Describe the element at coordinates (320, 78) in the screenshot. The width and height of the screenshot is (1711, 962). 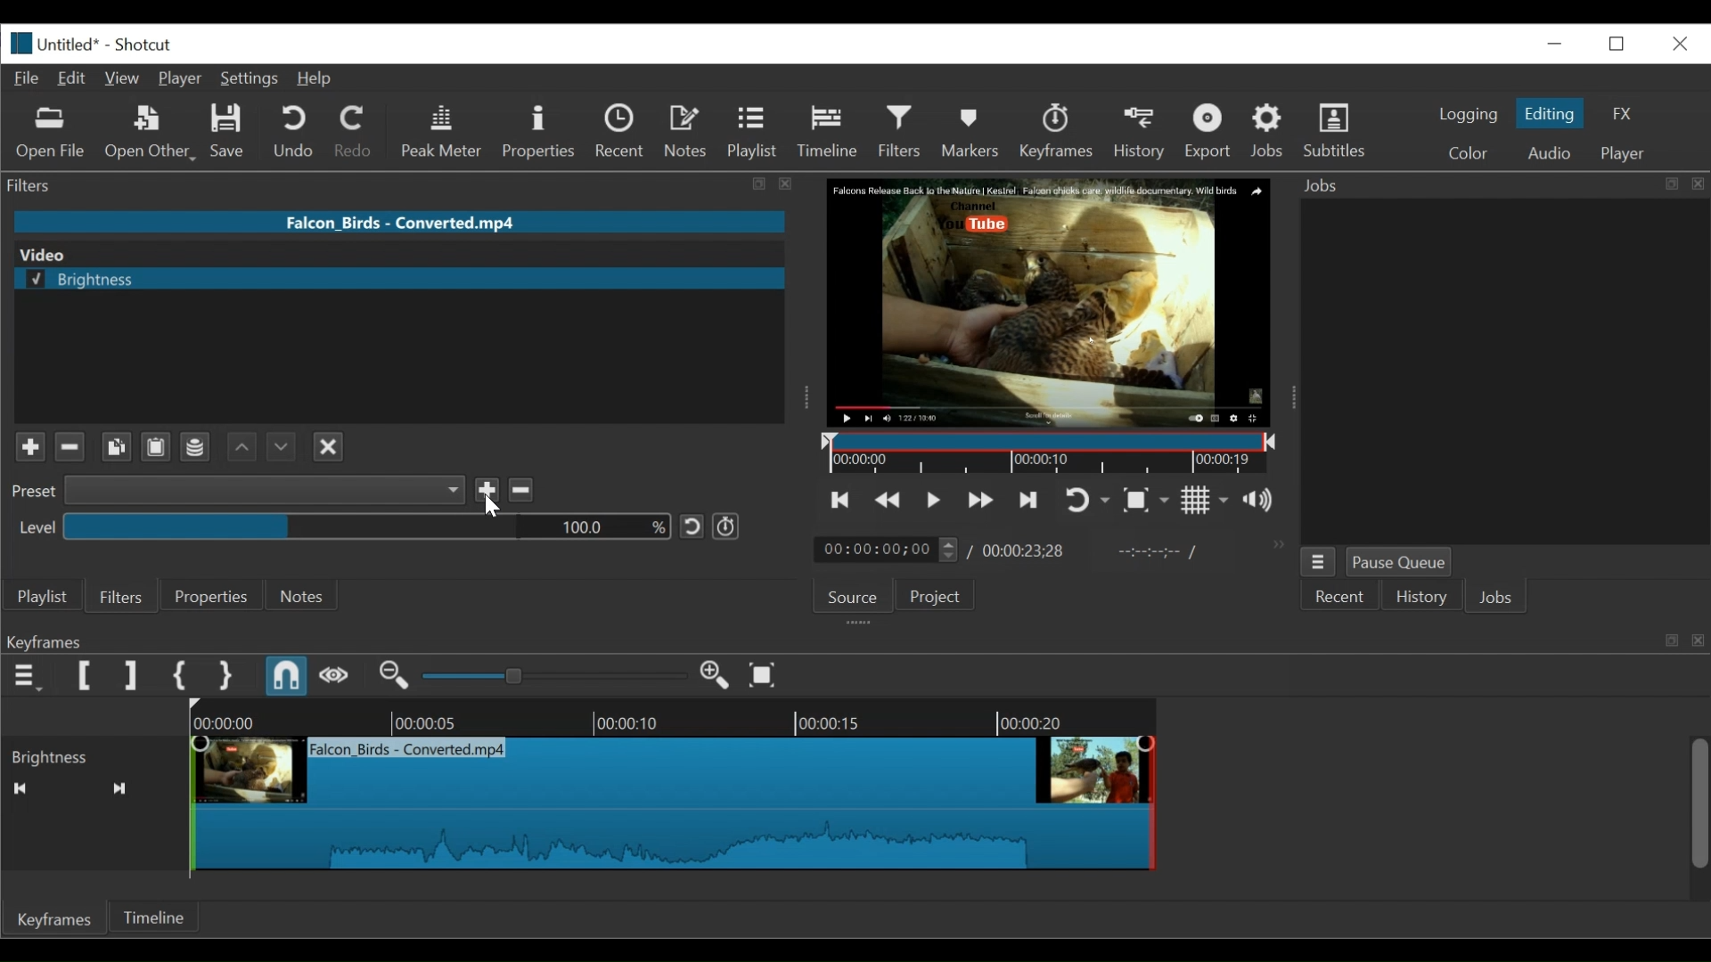
I see `Help` at that location.